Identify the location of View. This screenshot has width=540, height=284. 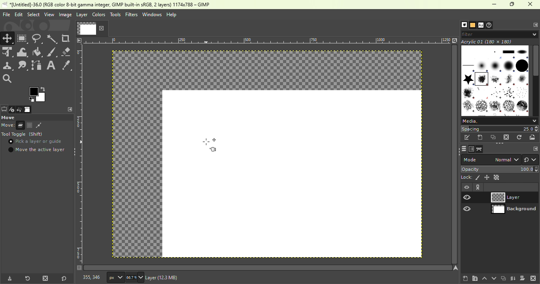
(48, 14).